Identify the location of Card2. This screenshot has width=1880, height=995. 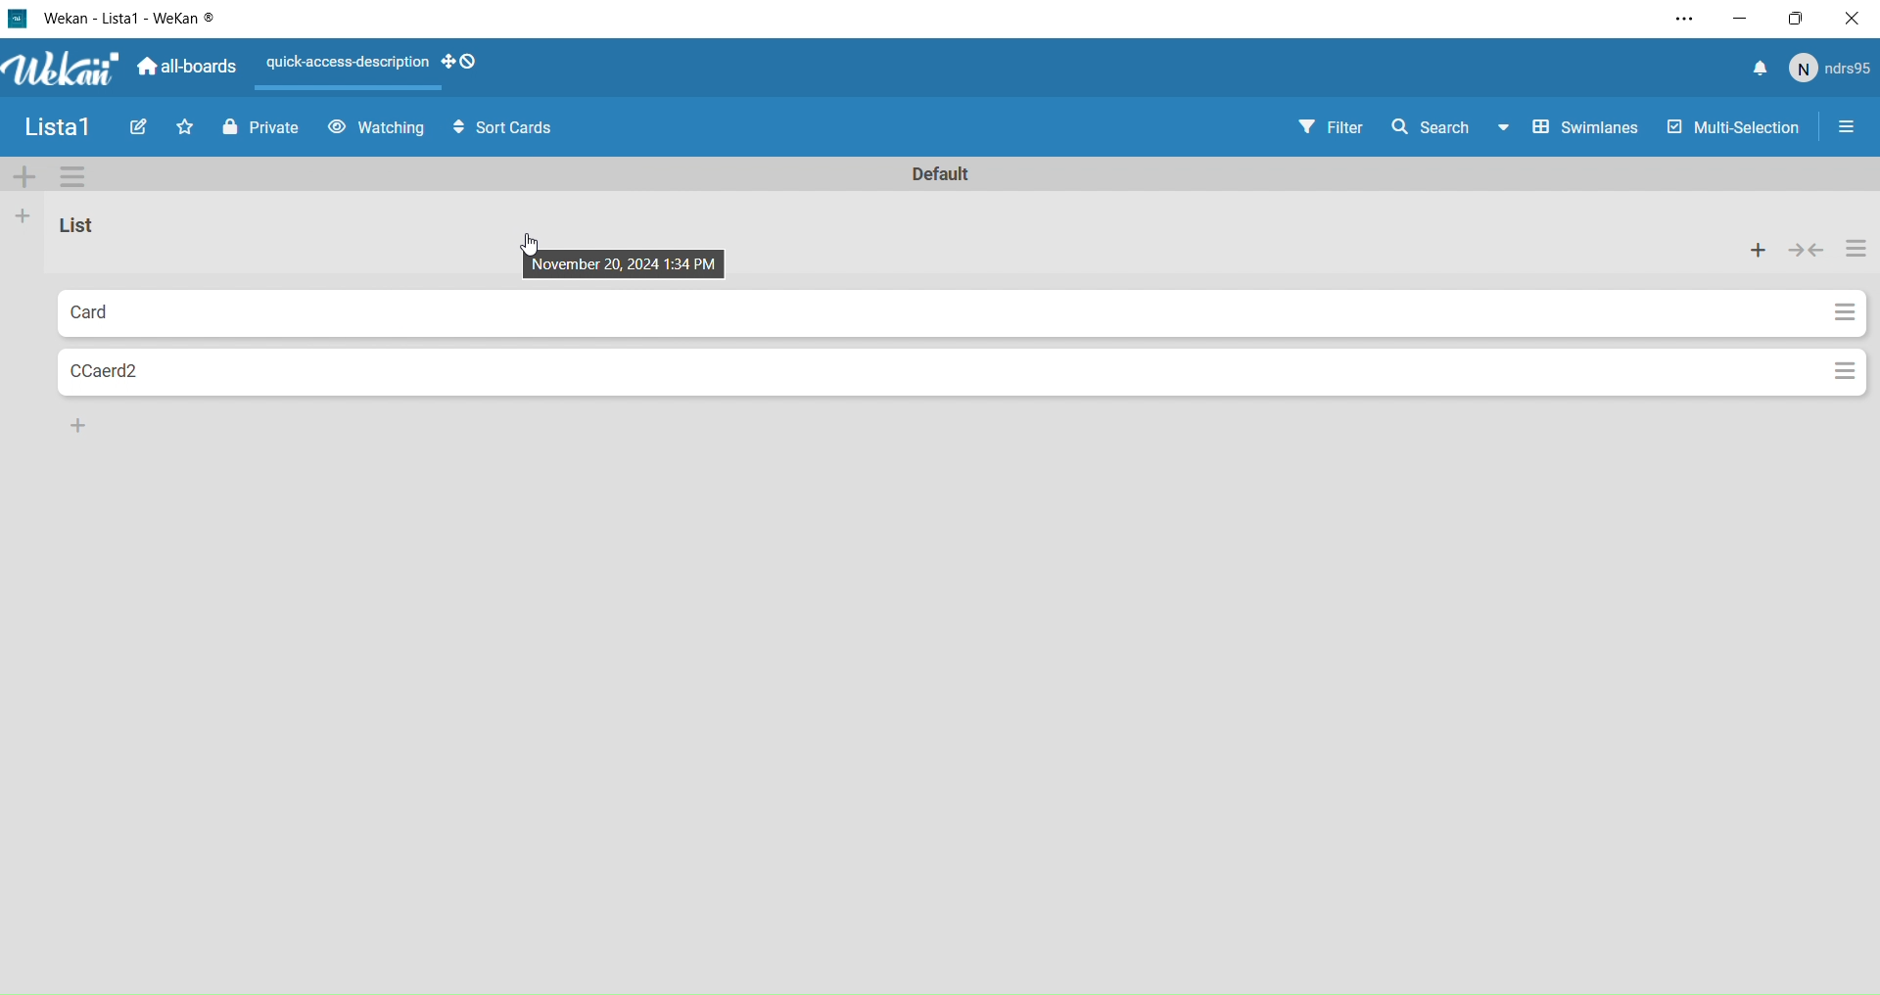
(162, 374).